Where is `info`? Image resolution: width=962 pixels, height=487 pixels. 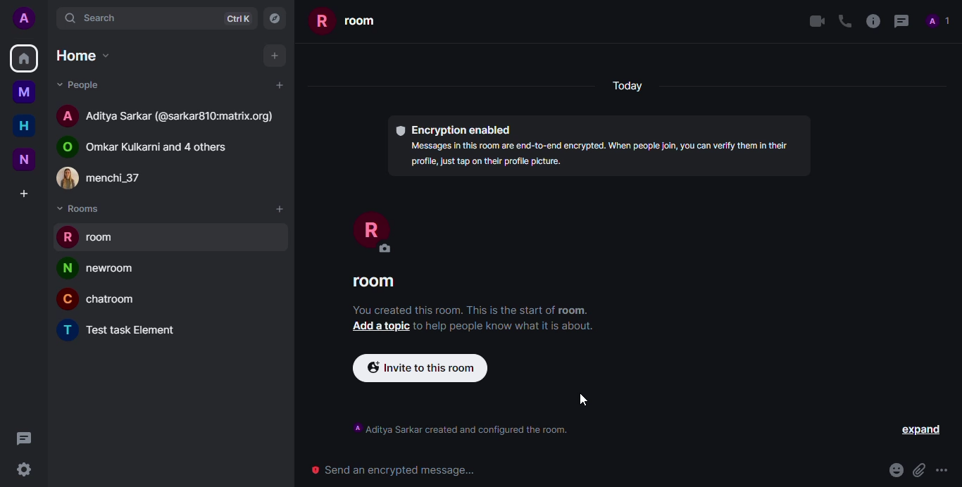
info is located at coordinates (506, 326).